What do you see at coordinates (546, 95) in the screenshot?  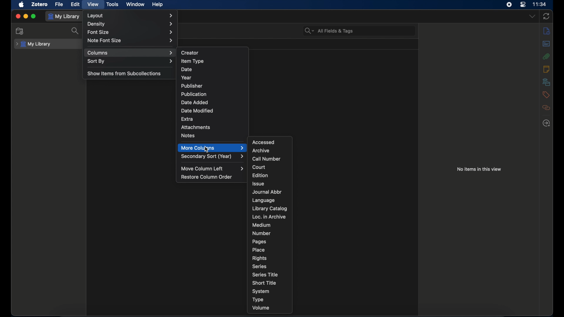 I see `tags` at bounding box center [546, 95].